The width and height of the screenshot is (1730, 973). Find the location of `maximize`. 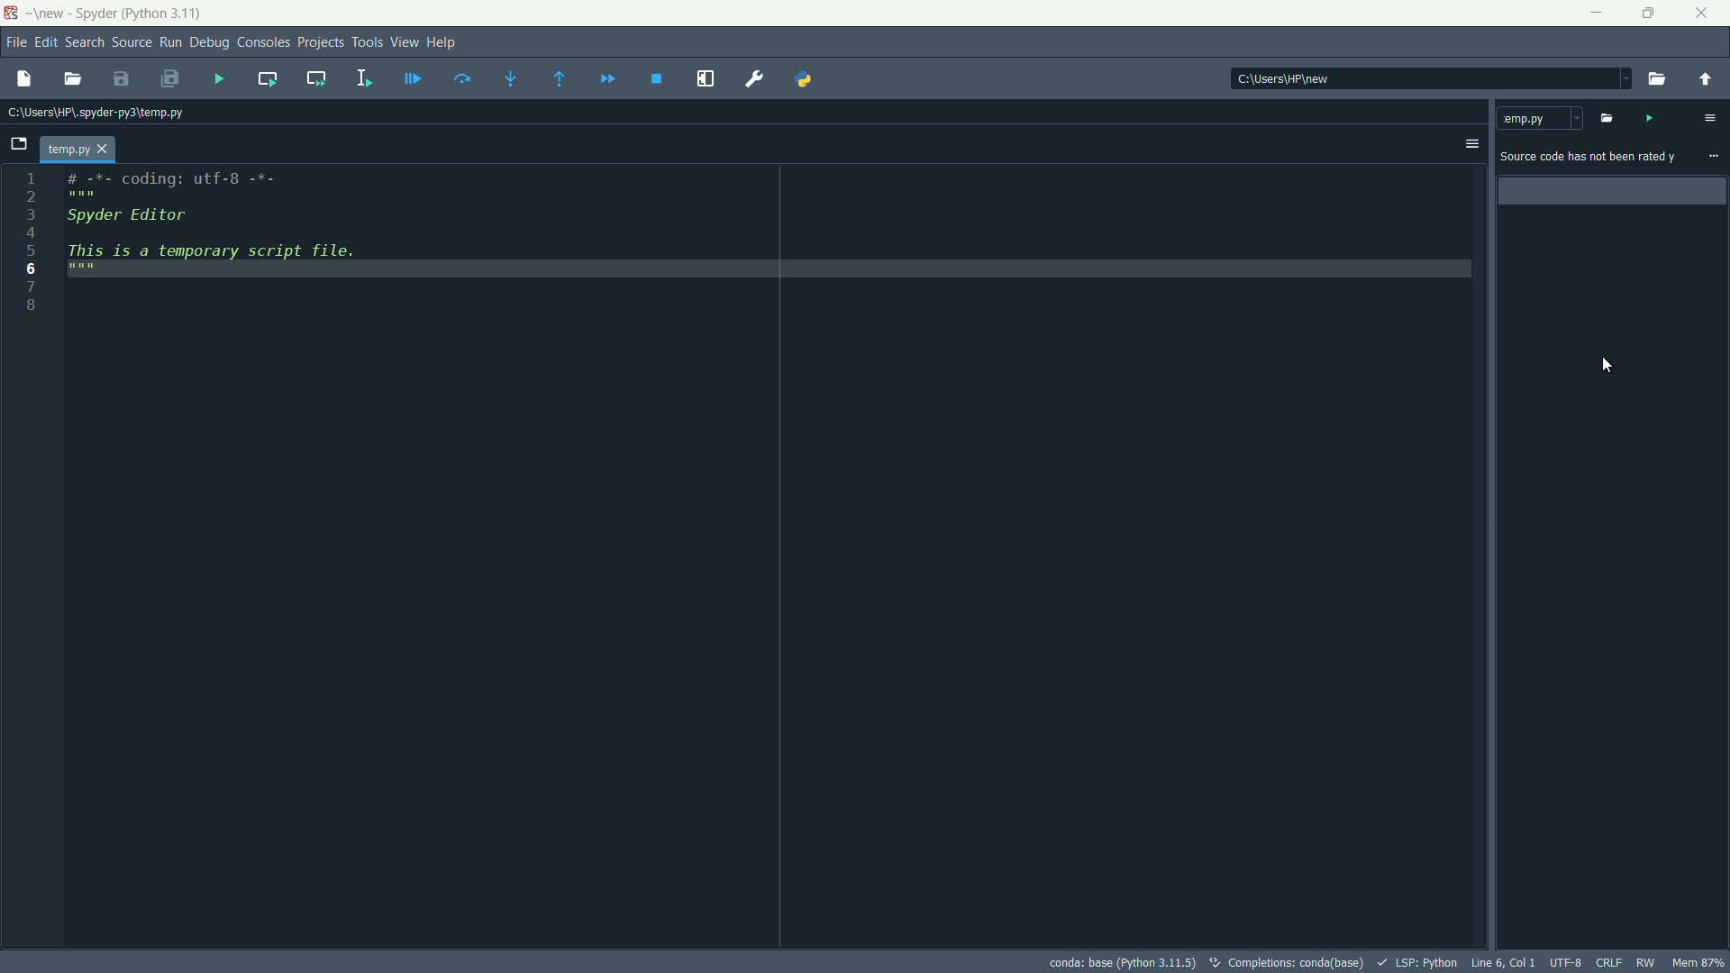

maximize is located at coordinates (1651, 14).